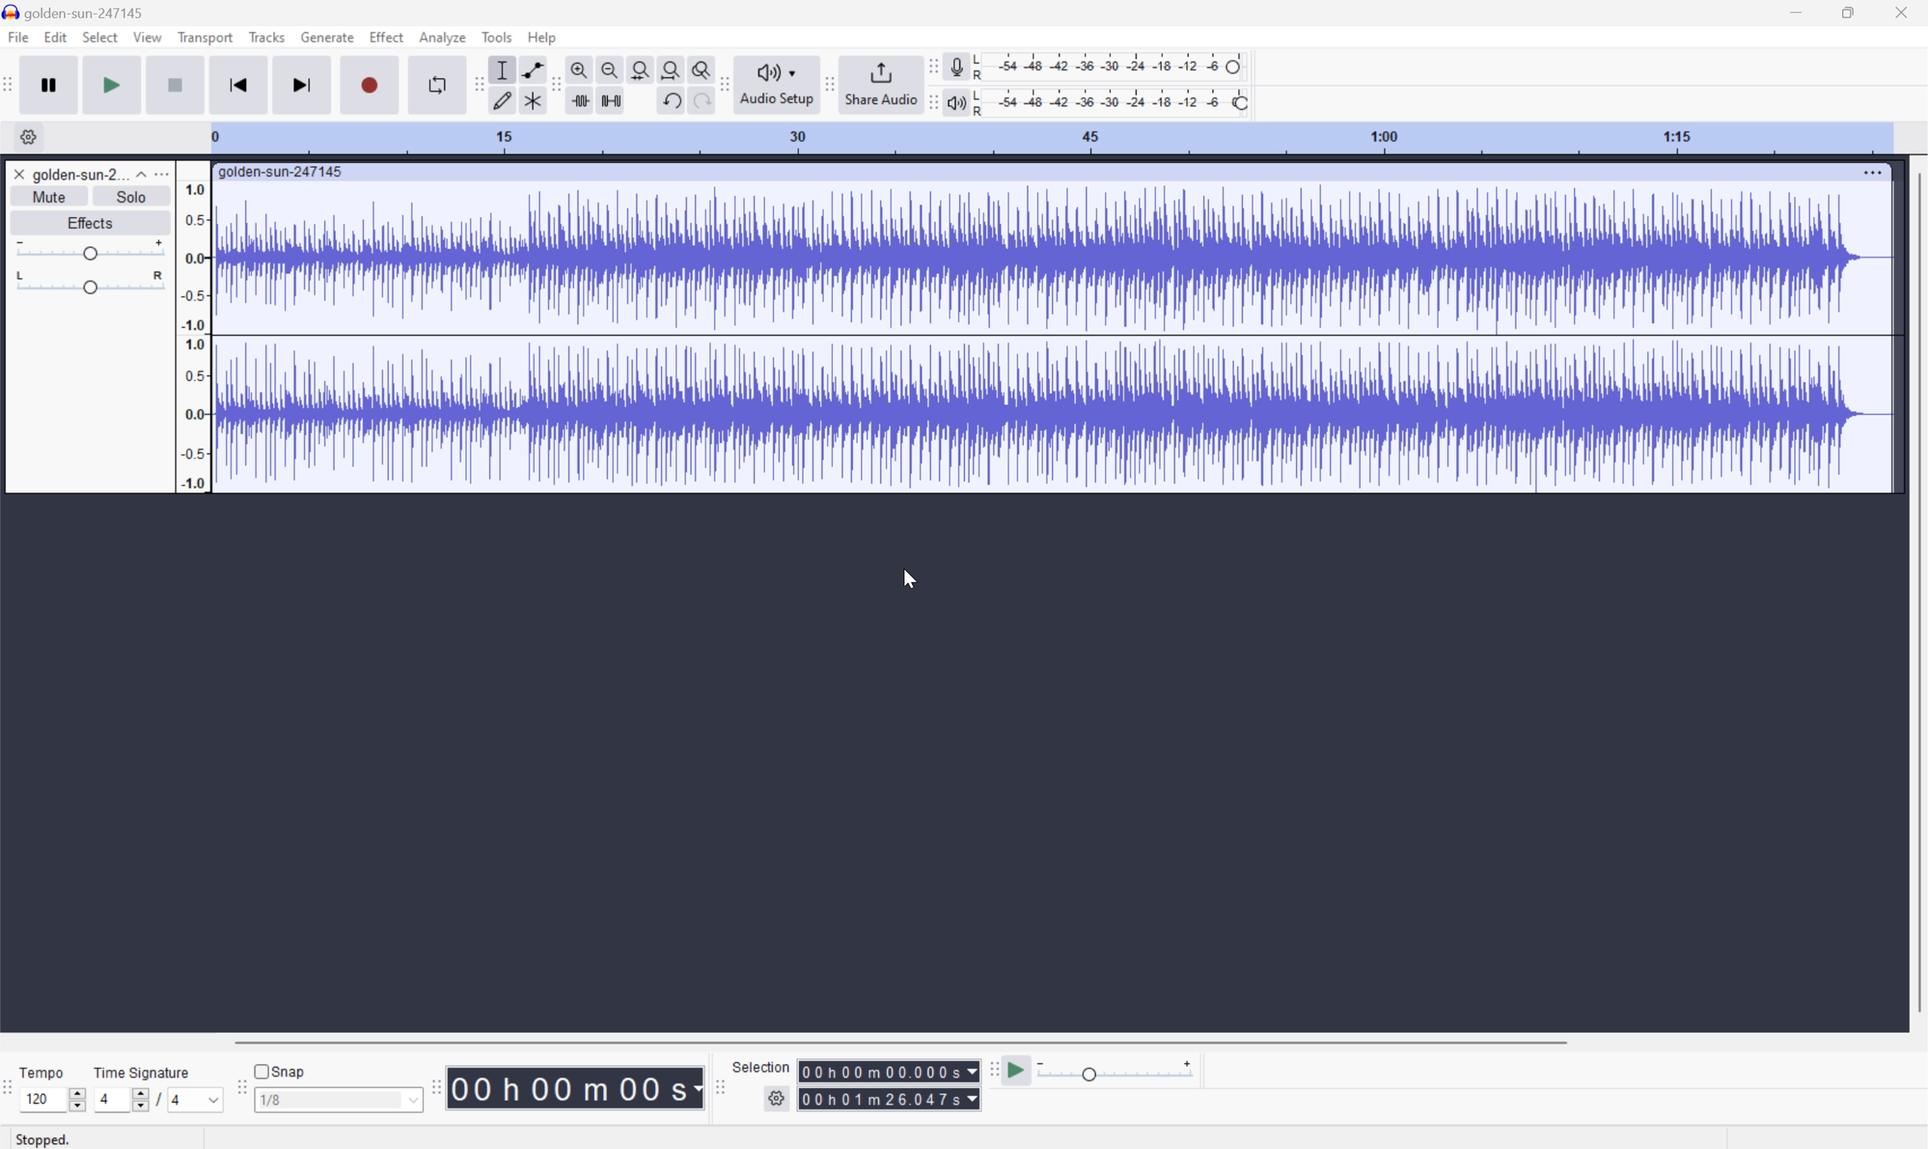 The width and height of the screenshot is (1928, 1149). Describe the element at coordinates (583, 100) in the screenshot. I see `Trim audio outside selection` at that location.